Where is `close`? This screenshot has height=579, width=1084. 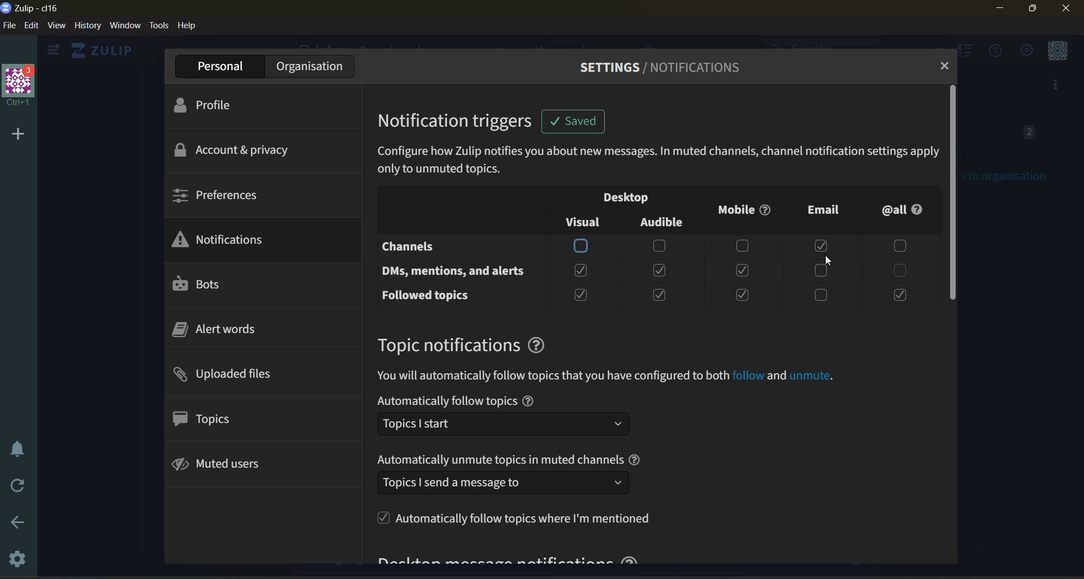
close is located at coordinates (1068, 8).